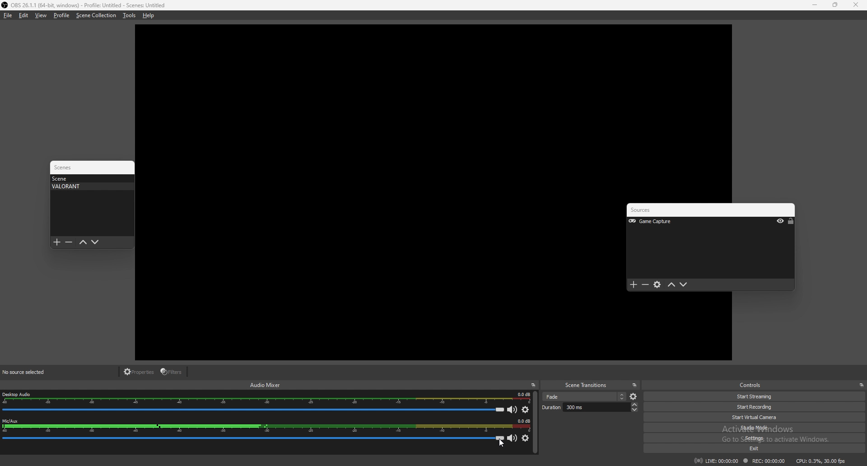  What do you see at coordinates (835, 5) in the screenshot?
I see `resize` at bounding box center [835, 5].